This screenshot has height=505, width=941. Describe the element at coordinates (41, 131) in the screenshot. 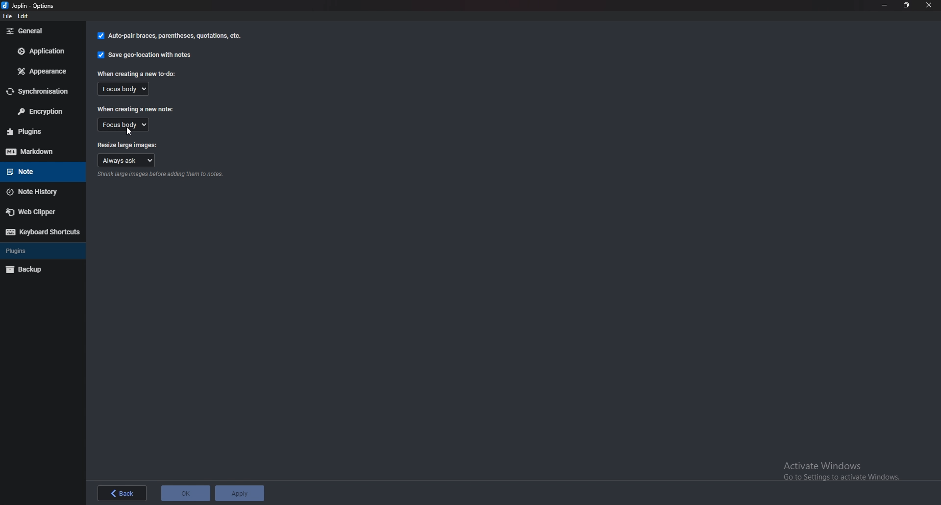

I see `Plugins` at that location.